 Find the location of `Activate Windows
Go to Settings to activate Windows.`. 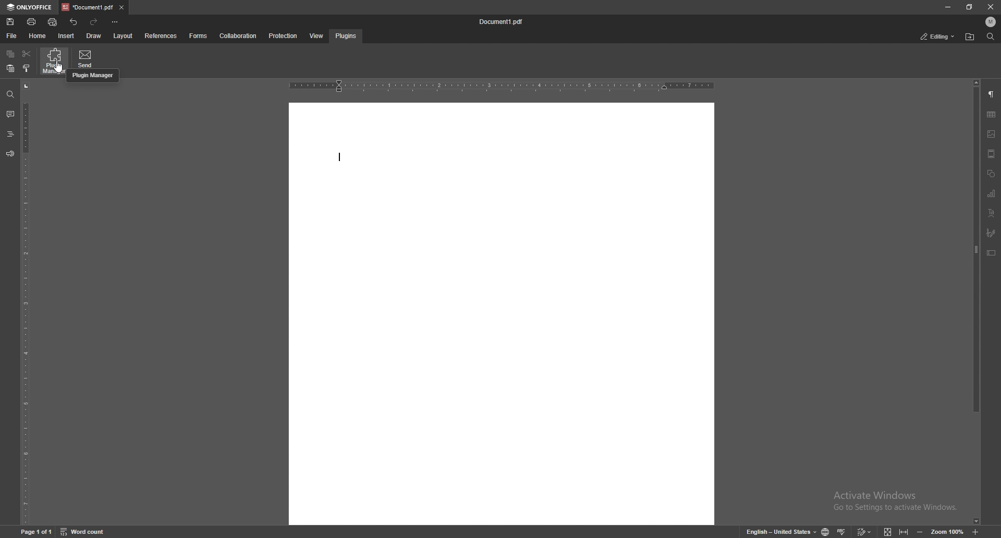

Activate Windows
Go to Settings to activate Windows. is located at coordinates (894, 500).